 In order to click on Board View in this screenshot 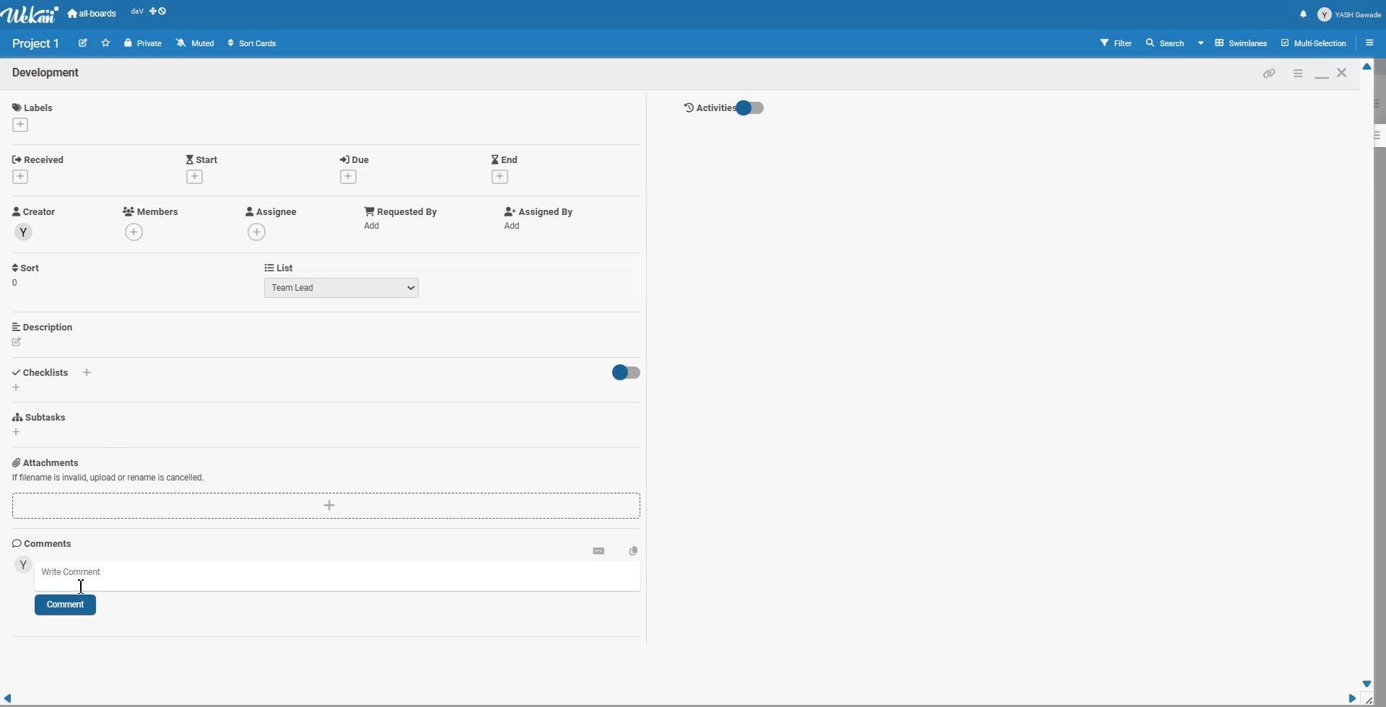, I will do `click(1234, 43)`.